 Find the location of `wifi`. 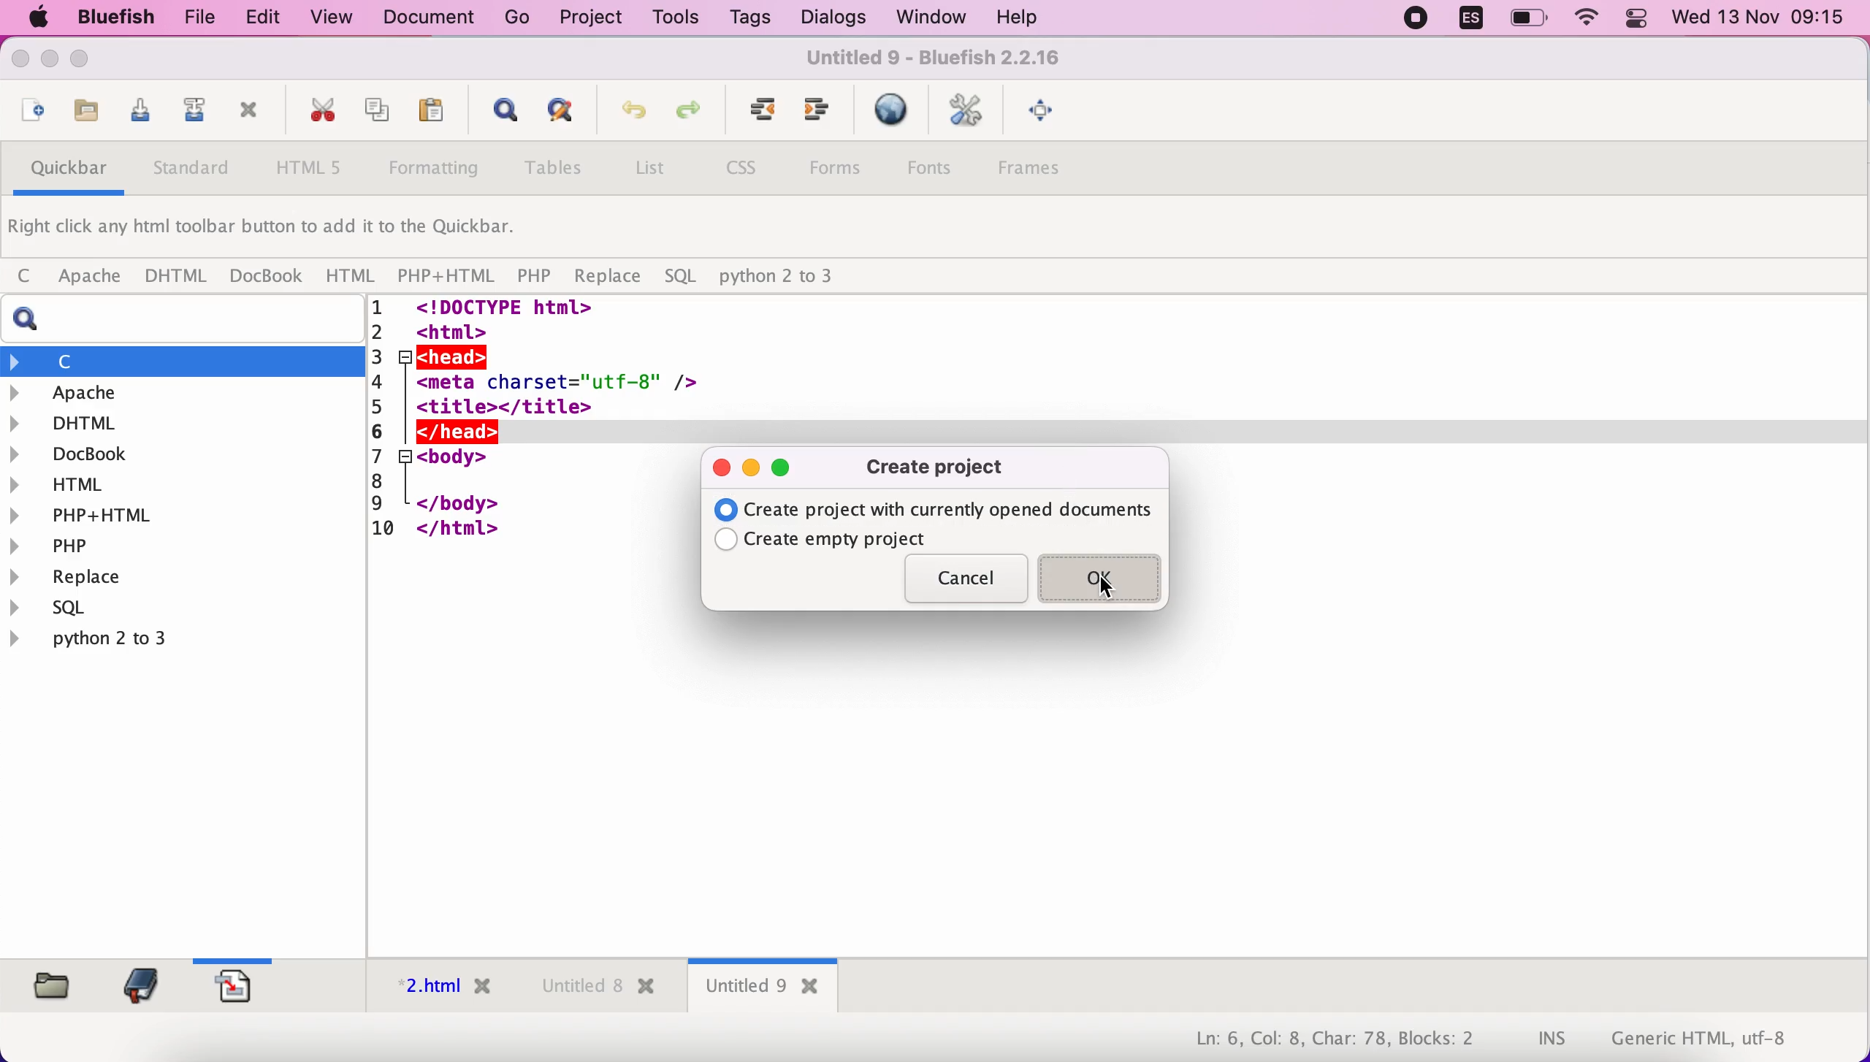

wifi is located at coordinates (1589, 20).